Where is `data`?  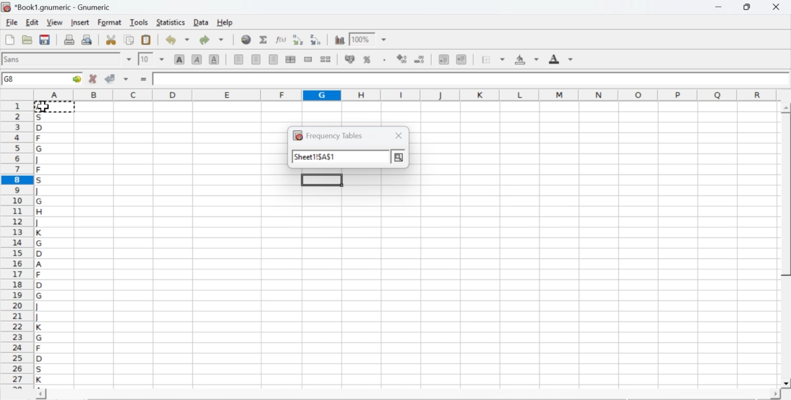 data is located at coordinates (202, 22).